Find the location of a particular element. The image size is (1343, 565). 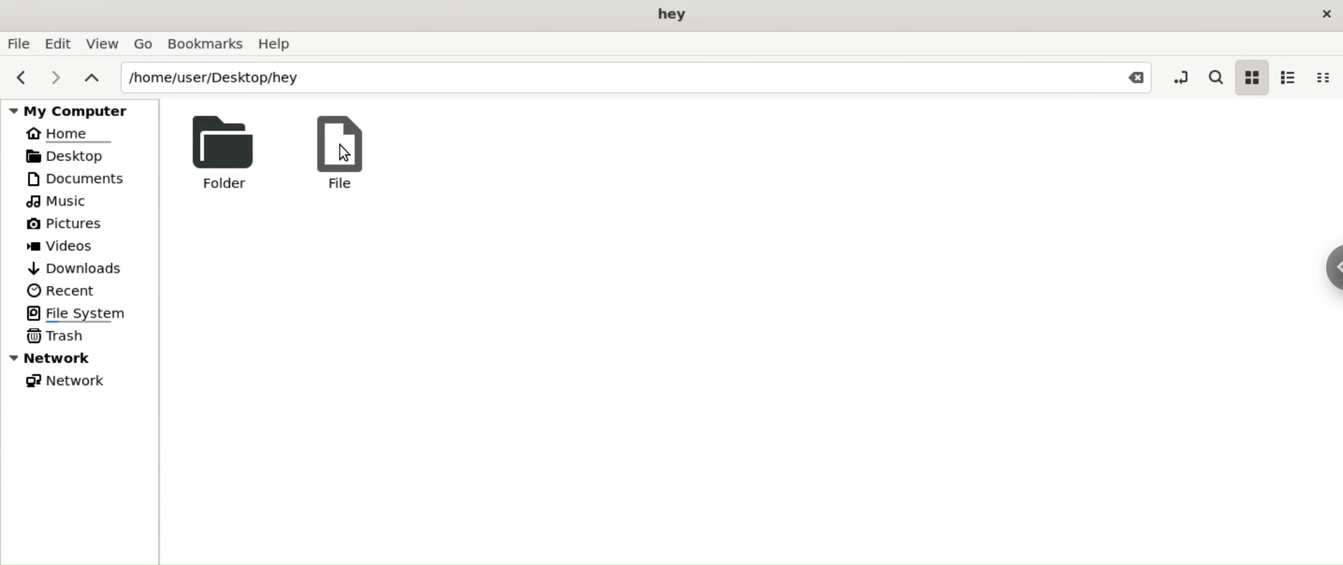

Pictures is located at coordinates (66, 221).